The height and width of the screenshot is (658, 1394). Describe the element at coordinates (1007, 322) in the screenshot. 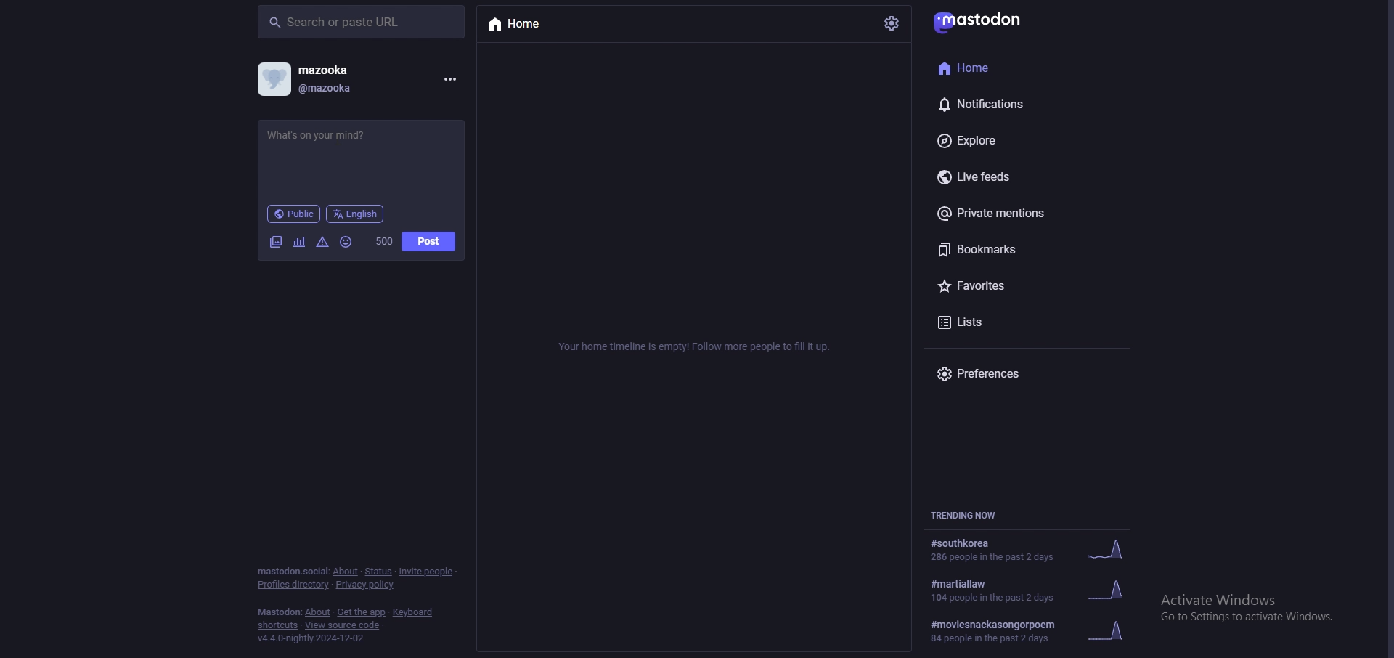

I see `lists` at that location.